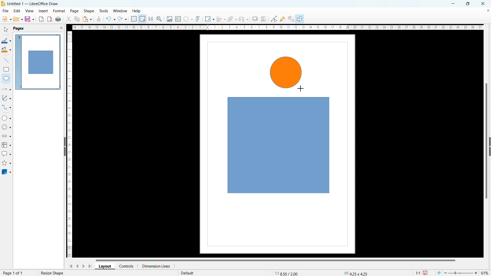 This screenshot has width=491, height=276. Describe the element at coordinates (283, 19) in the screenshot. I see `show gluepoint functions` at that location.